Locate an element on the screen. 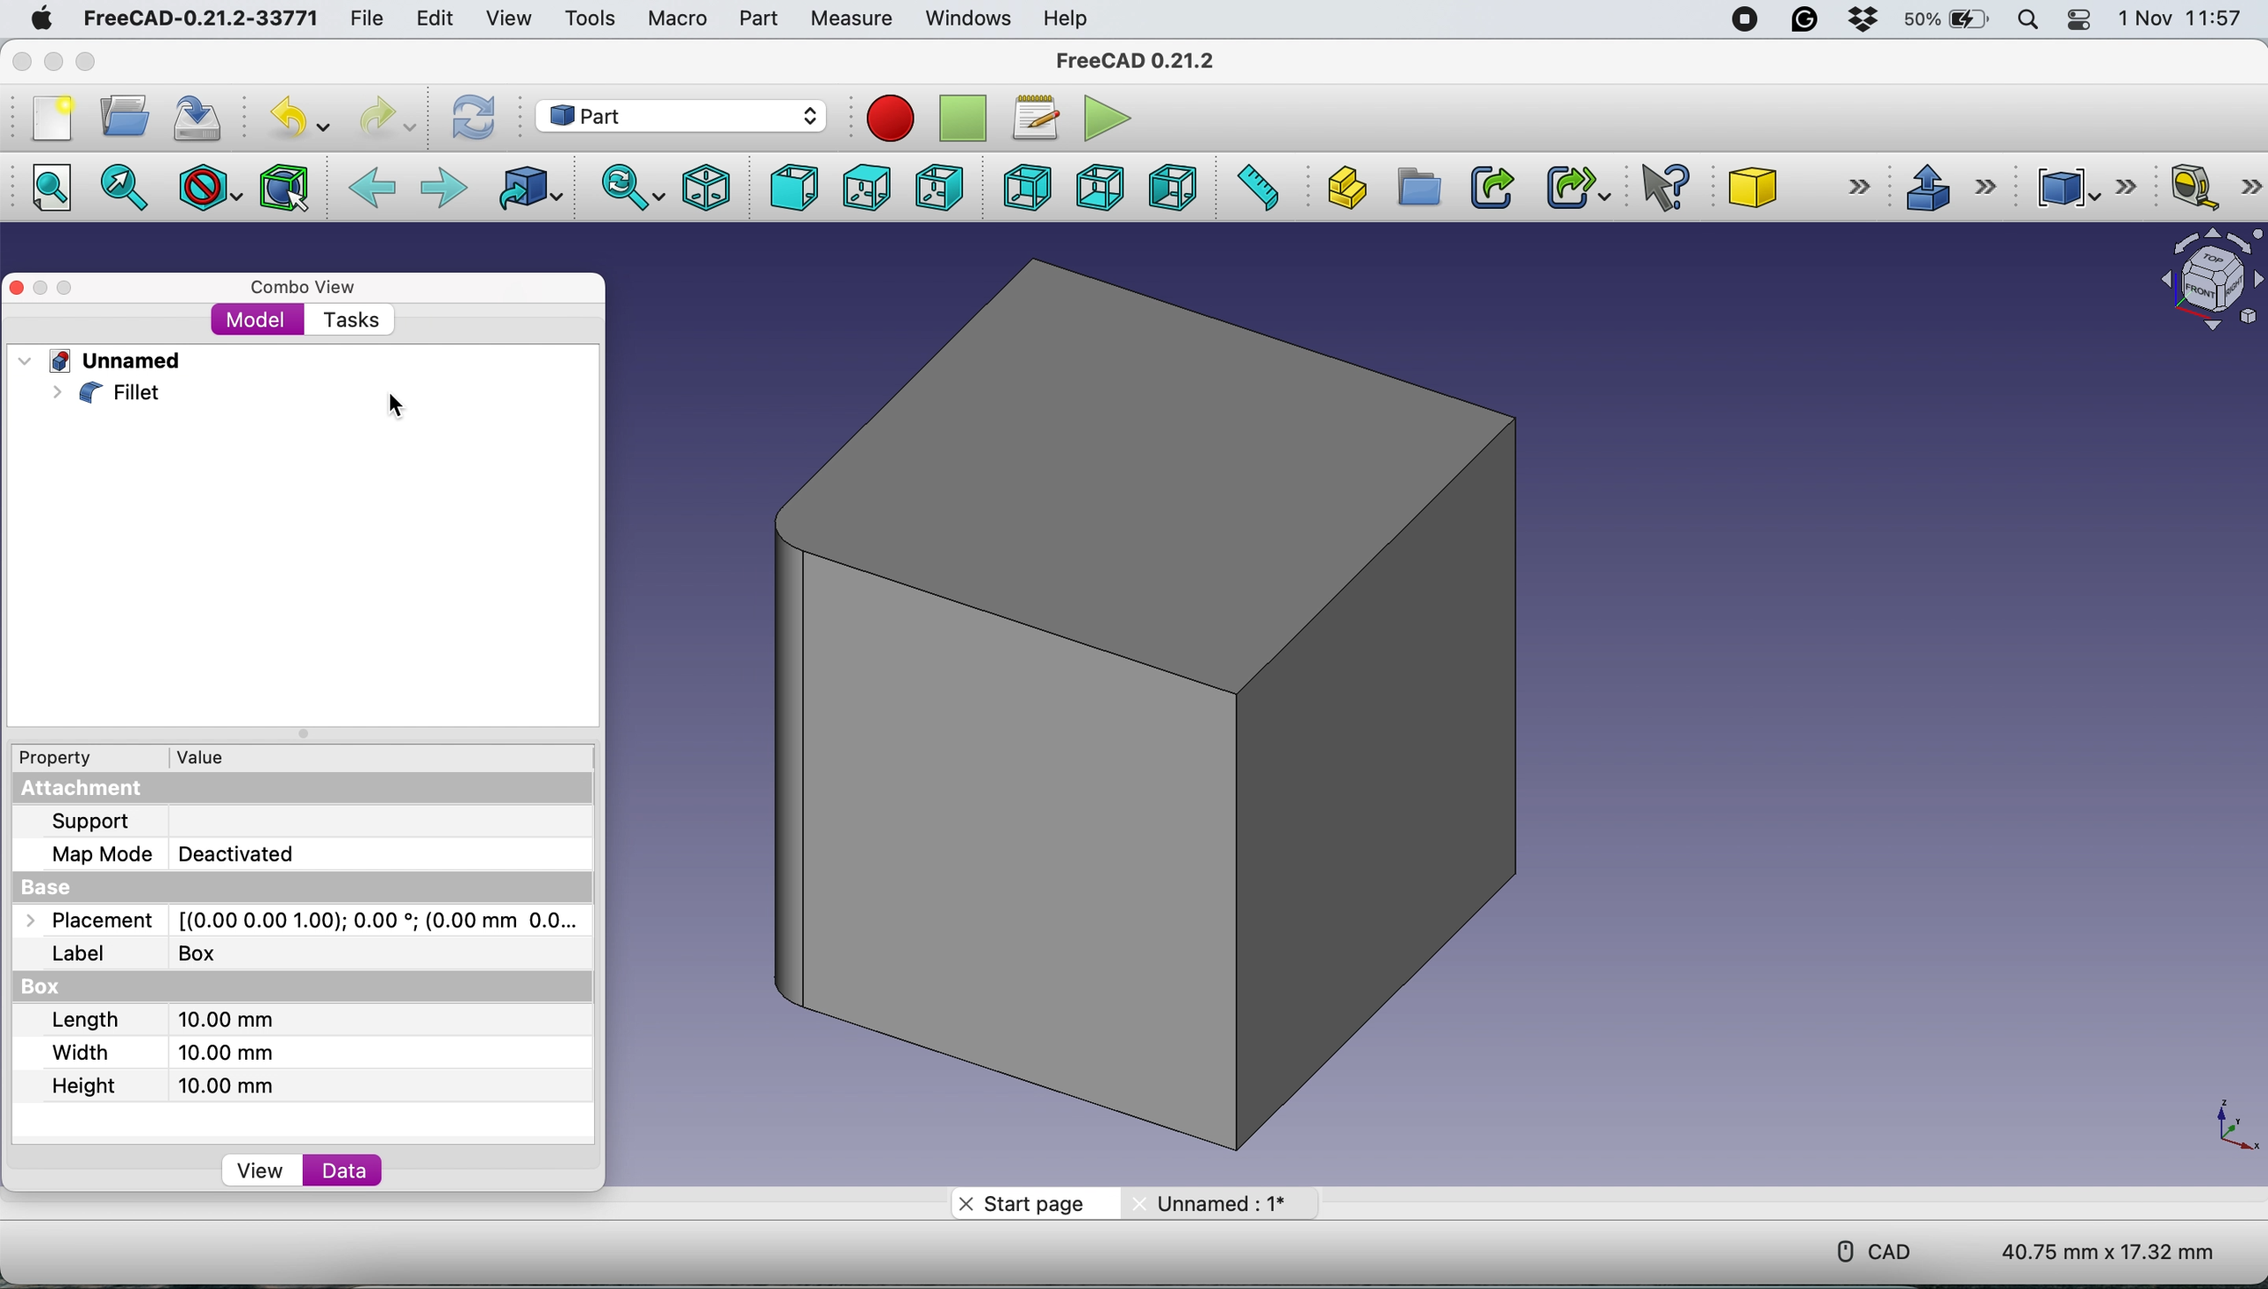 This screenshot has height=1289, width=2268. record macros is located at coordinates (895, 118).